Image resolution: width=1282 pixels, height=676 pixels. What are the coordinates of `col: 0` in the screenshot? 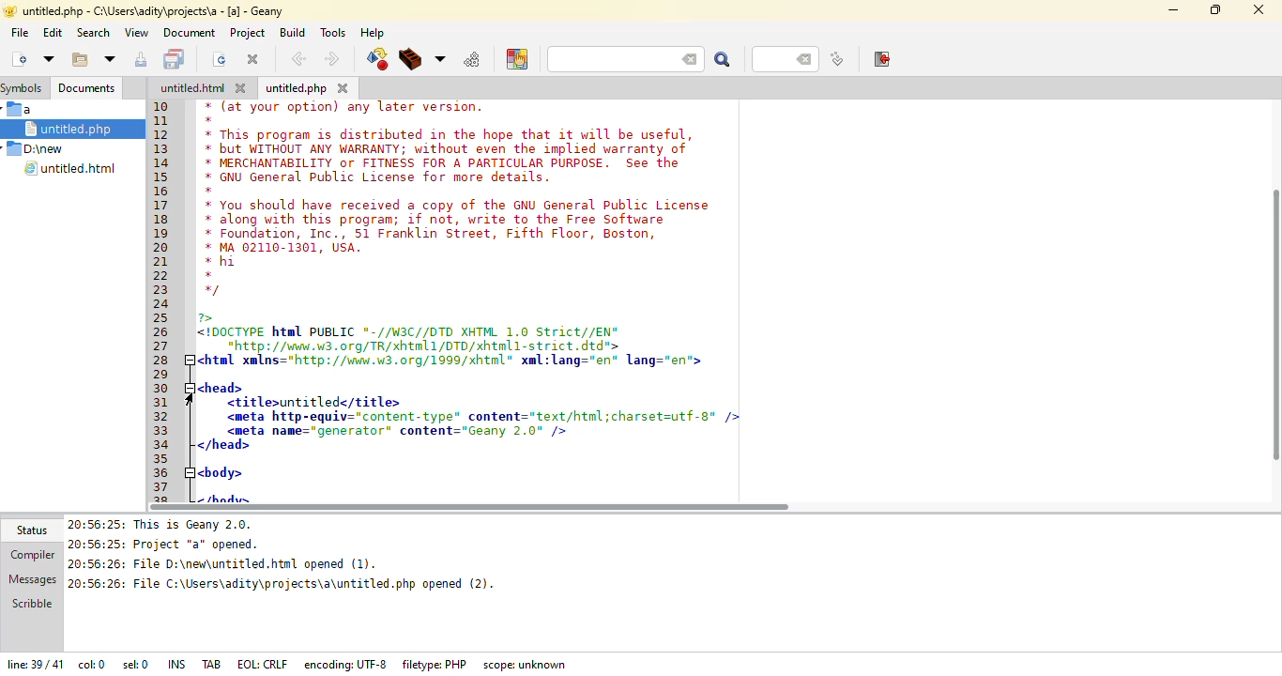 It's located at (92, 665).